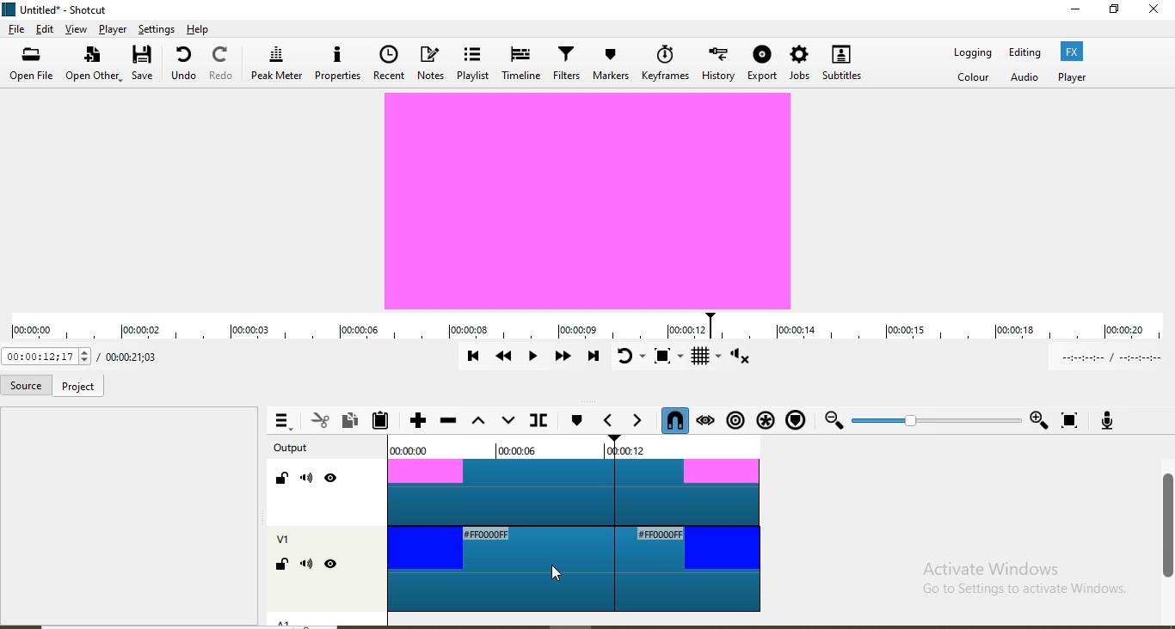 This screenshot has height=629, width=1175. What do you see at coordinates (75, 9) in the screenshot?
I see `file name` at bounding box center [75, 9].